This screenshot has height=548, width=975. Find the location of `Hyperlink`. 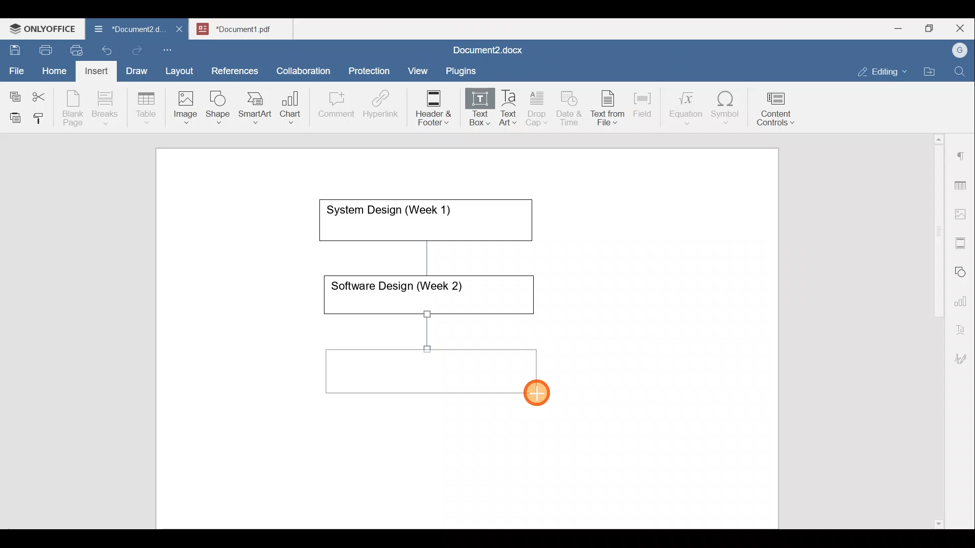

Hyperlink is located at coordinates (384, 107).